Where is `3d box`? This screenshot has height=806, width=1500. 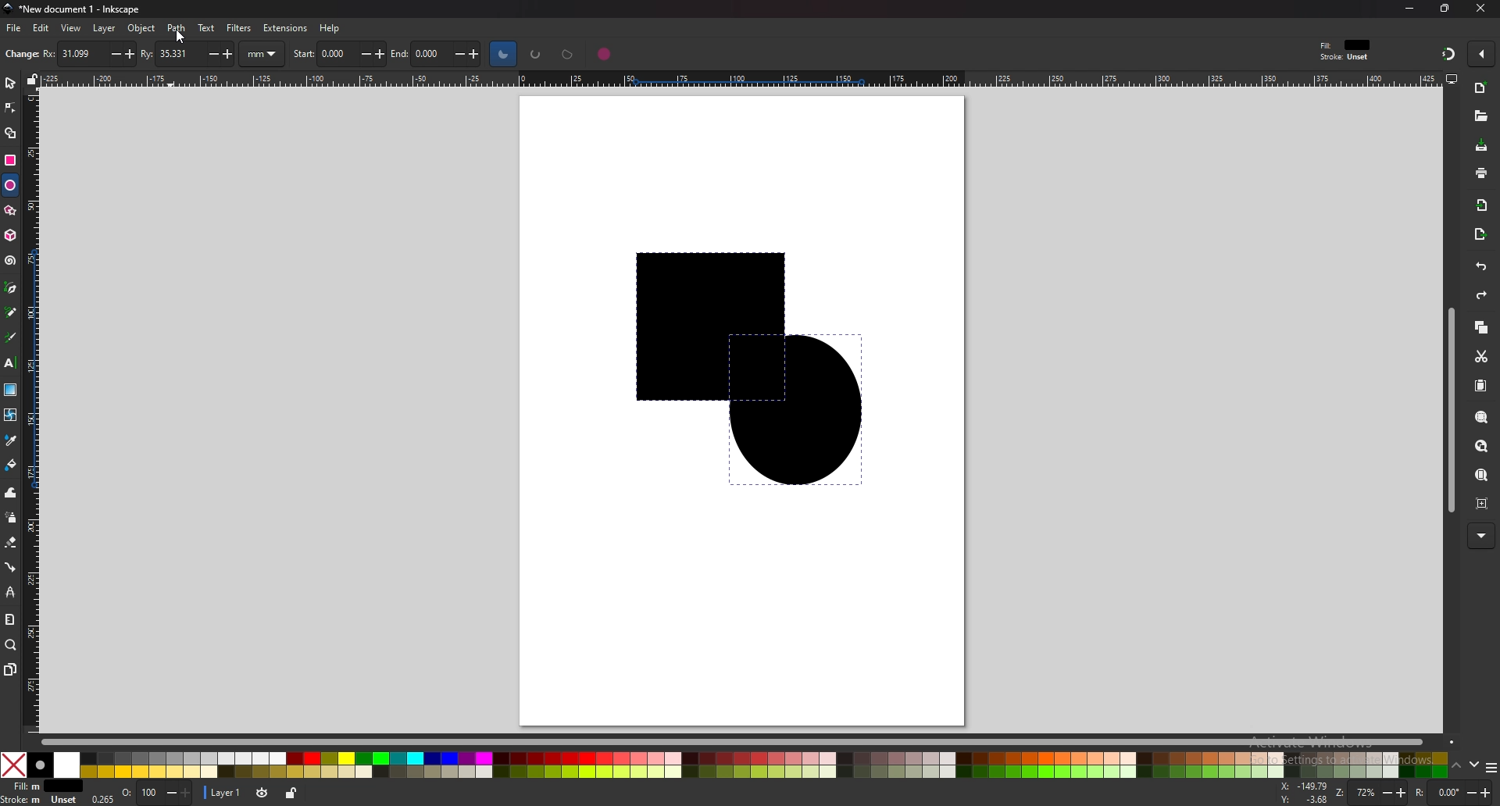
3d box is located at coordinates (10, 235).